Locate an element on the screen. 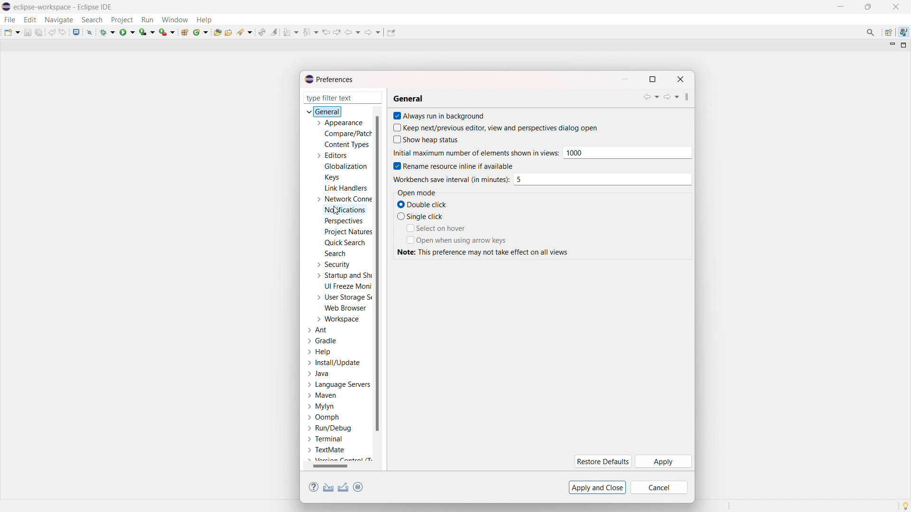 The height and width of the screenshot is (512, 911). globalization is located at coordinates (346, 166).